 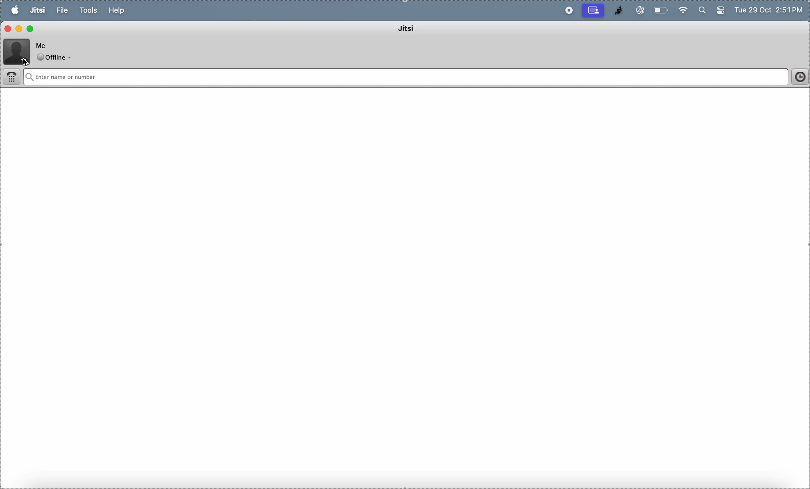 What do you see at coordinates (661, 10) in the screenshot?
I see `battery` at bounding box center [661, 10].